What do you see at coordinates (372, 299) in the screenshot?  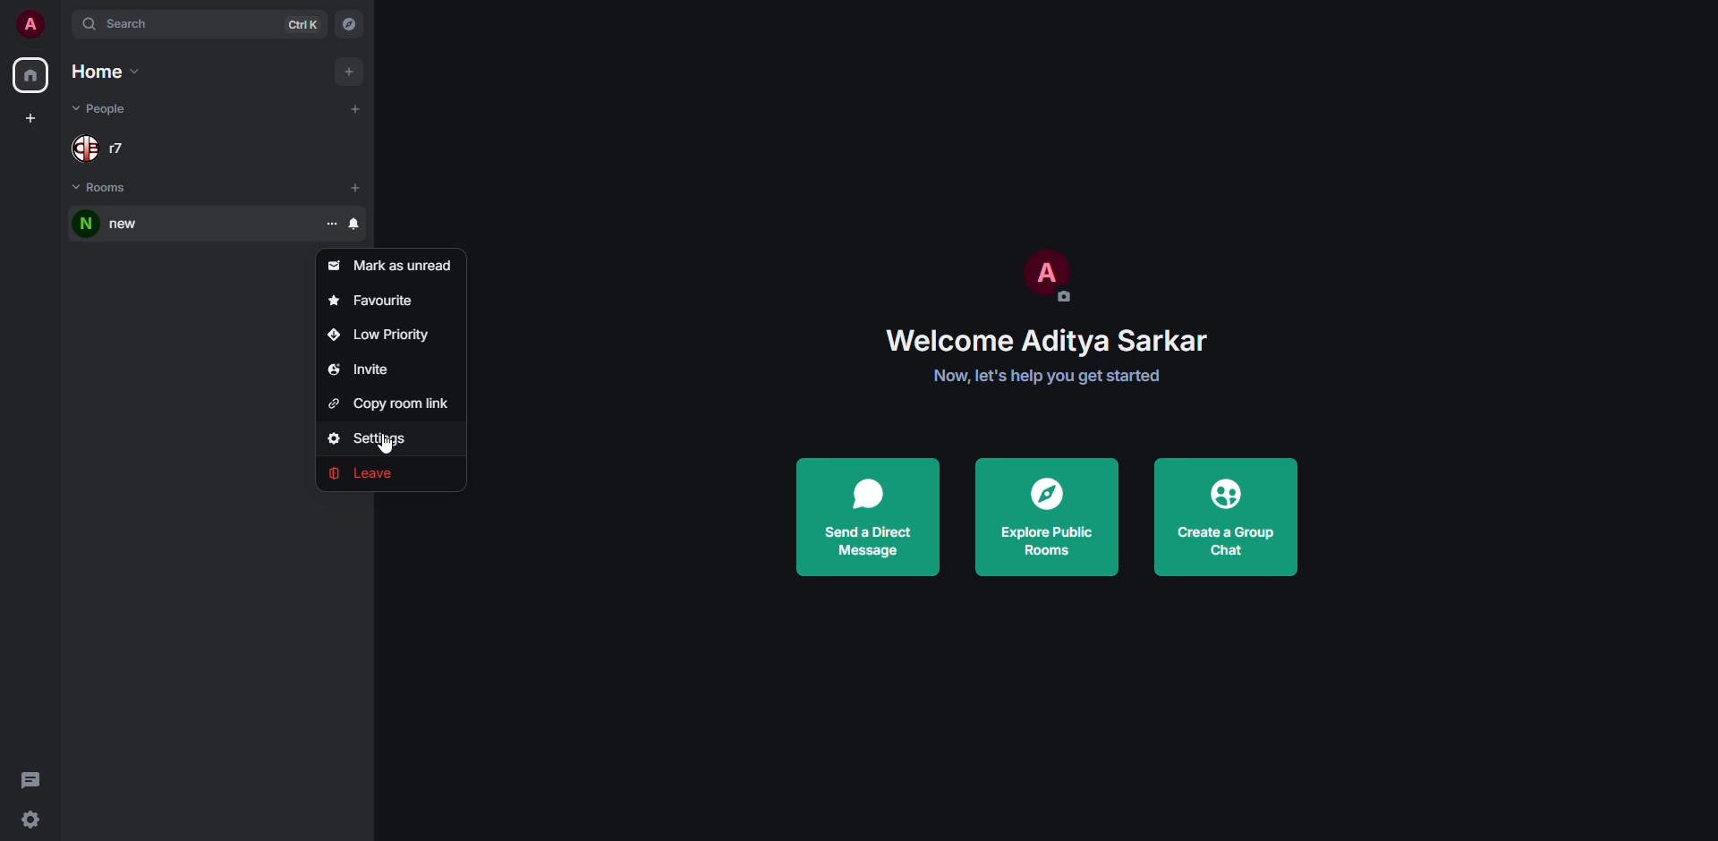 I see `favorite` at bounding box center [372, 299].